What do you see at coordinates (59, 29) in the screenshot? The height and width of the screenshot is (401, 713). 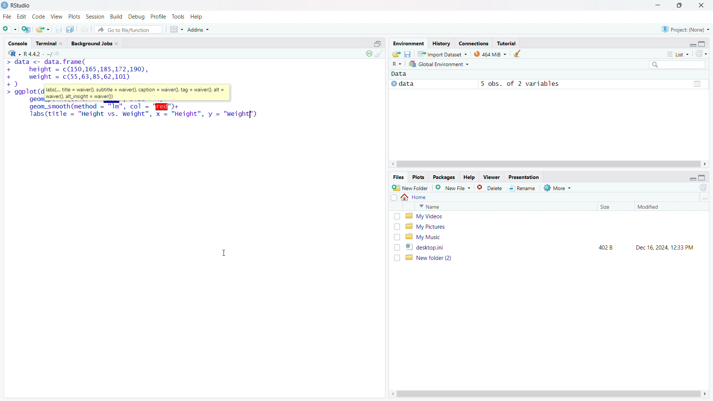 I see `save` at bounding box center [59, 29].